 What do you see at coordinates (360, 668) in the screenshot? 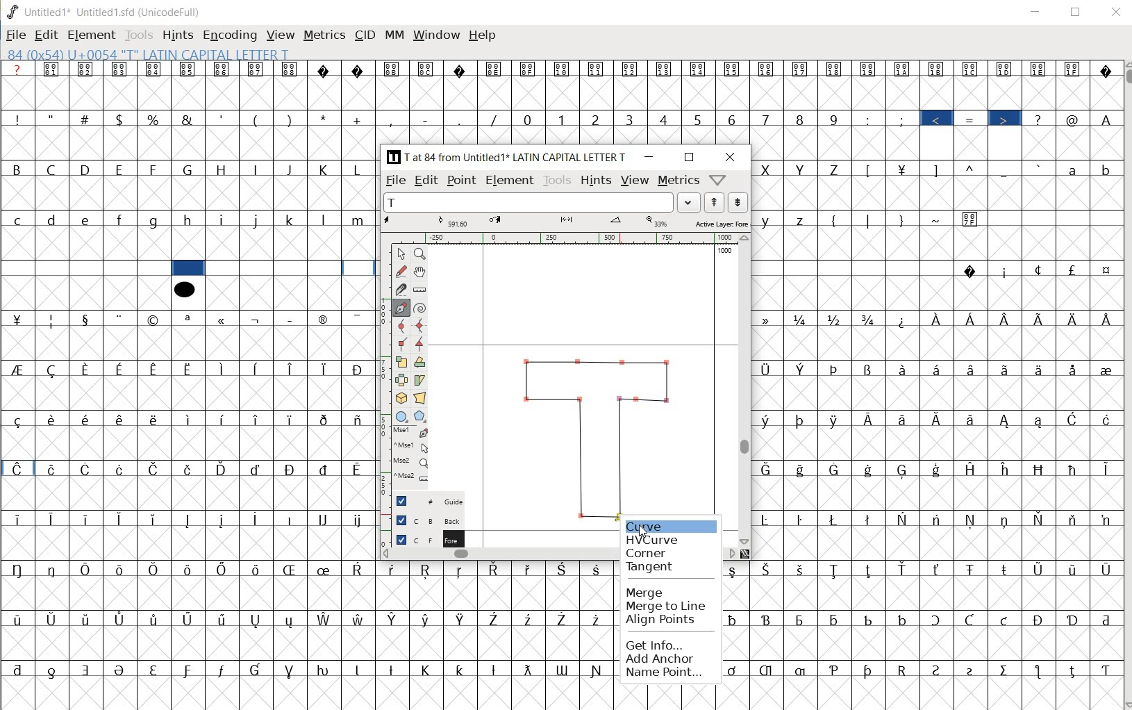
I see `Symbol` at bounding box center [360, 668].